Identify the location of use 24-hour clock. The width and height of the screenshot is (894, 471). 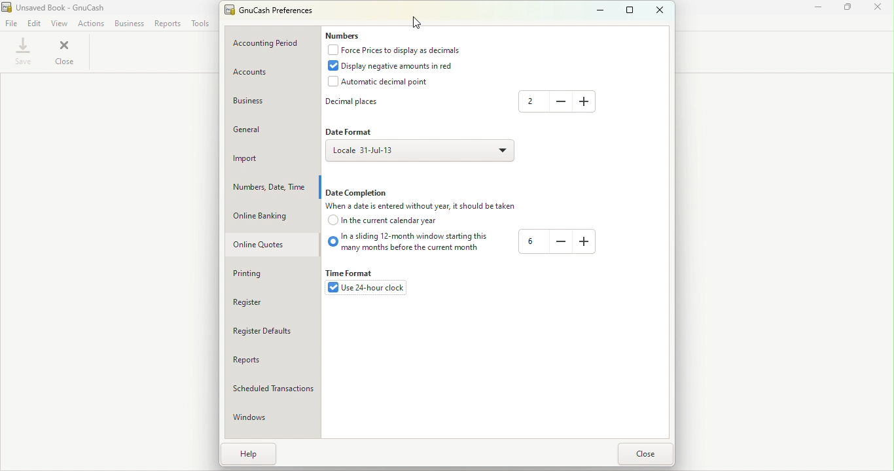
(368, 288).